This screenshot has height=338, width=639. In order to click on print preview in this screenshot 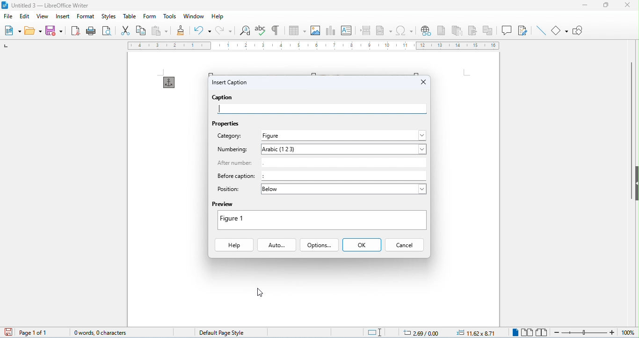, I will do `click(107, 30)`.